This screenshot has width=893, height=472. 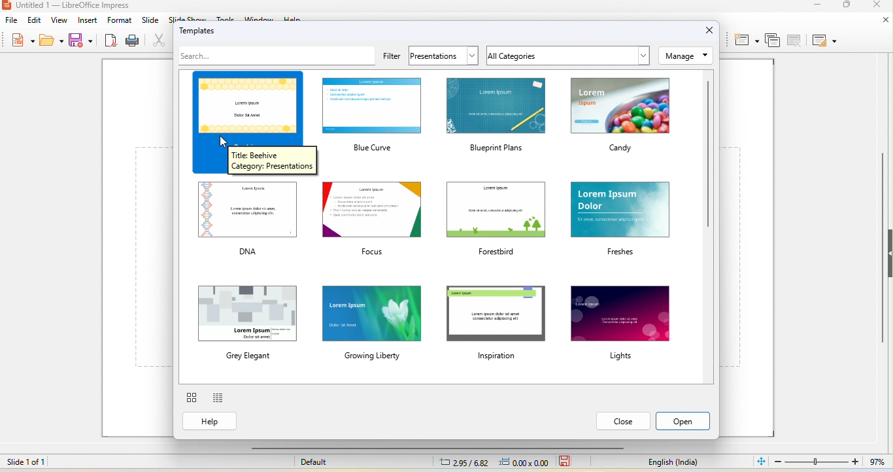 What do you see at coordinates (161, 41) in the screenshot?
I see `cut` at bounding box center [161, 41].